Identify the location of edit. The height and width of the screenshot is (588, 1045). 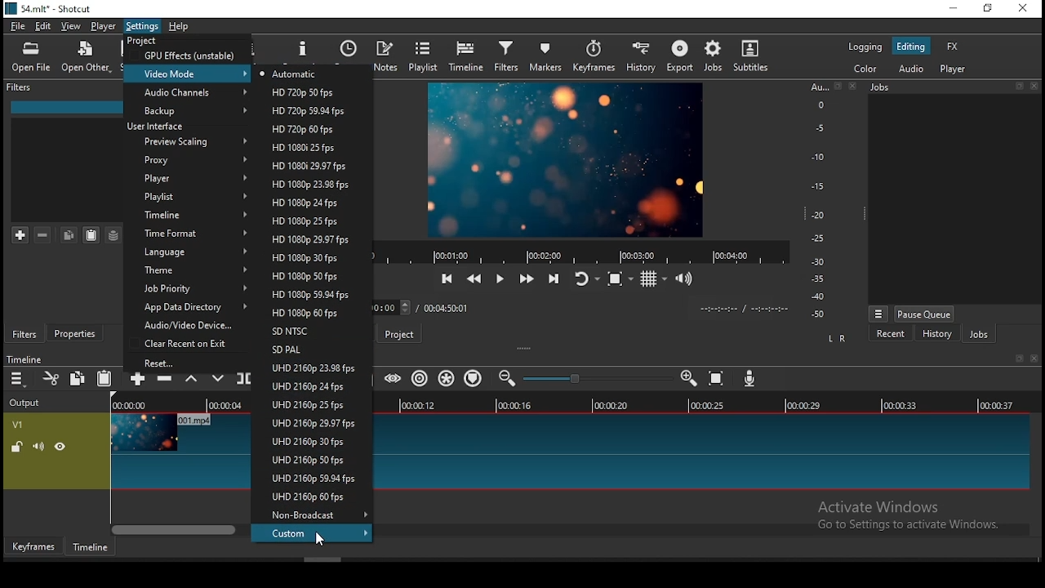
(43, 27).